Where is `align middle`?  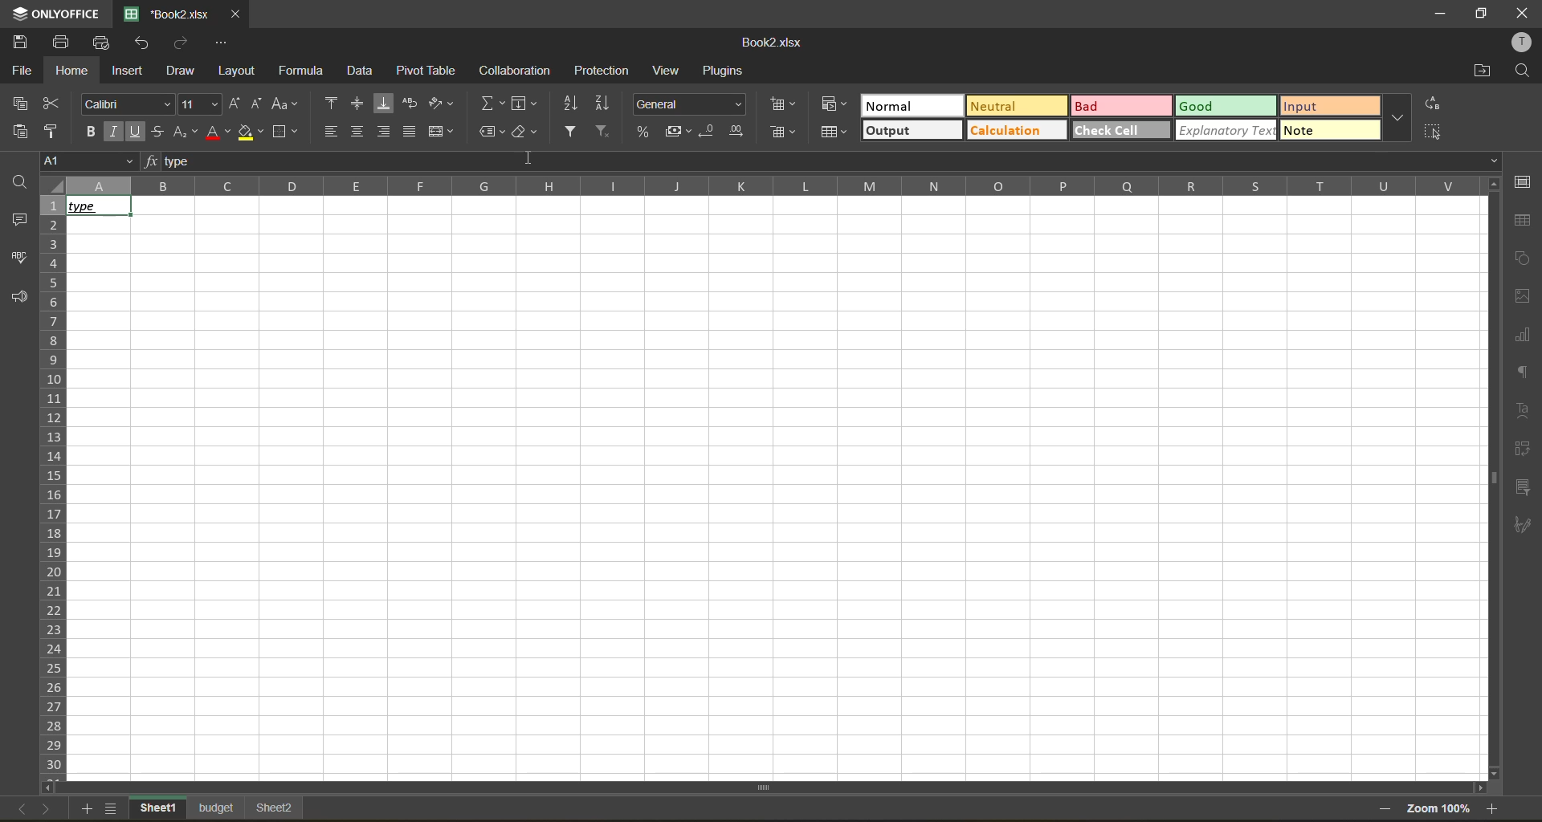
align middle is located at coordinates (360, 105).